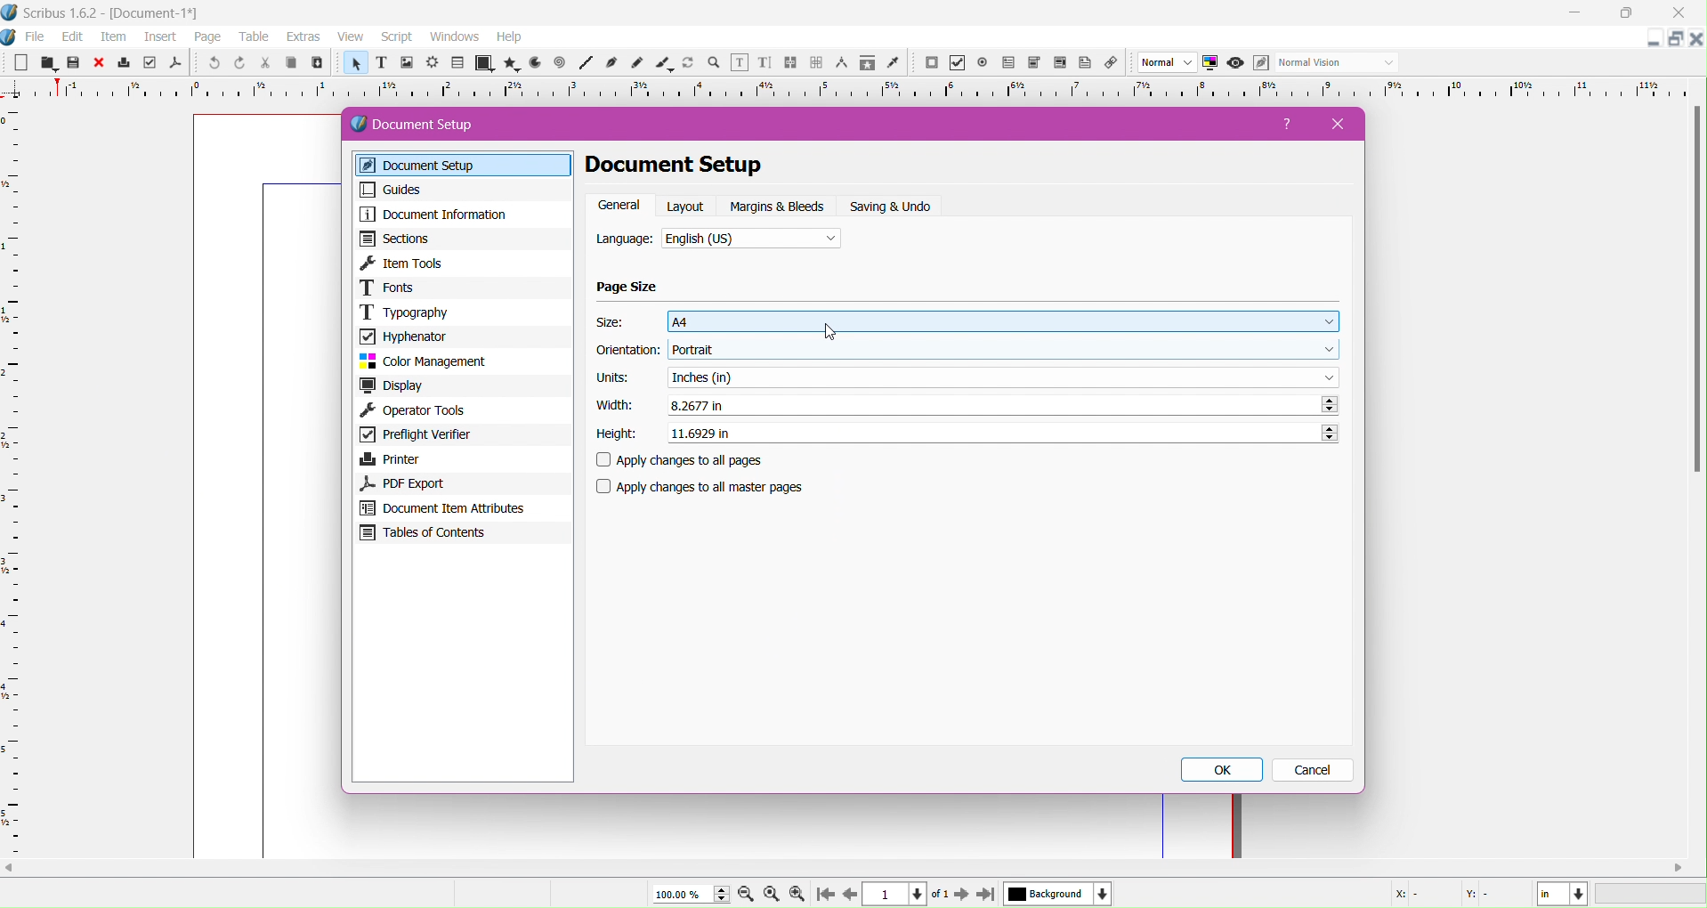  I want to click on Width, so click(611, 405).